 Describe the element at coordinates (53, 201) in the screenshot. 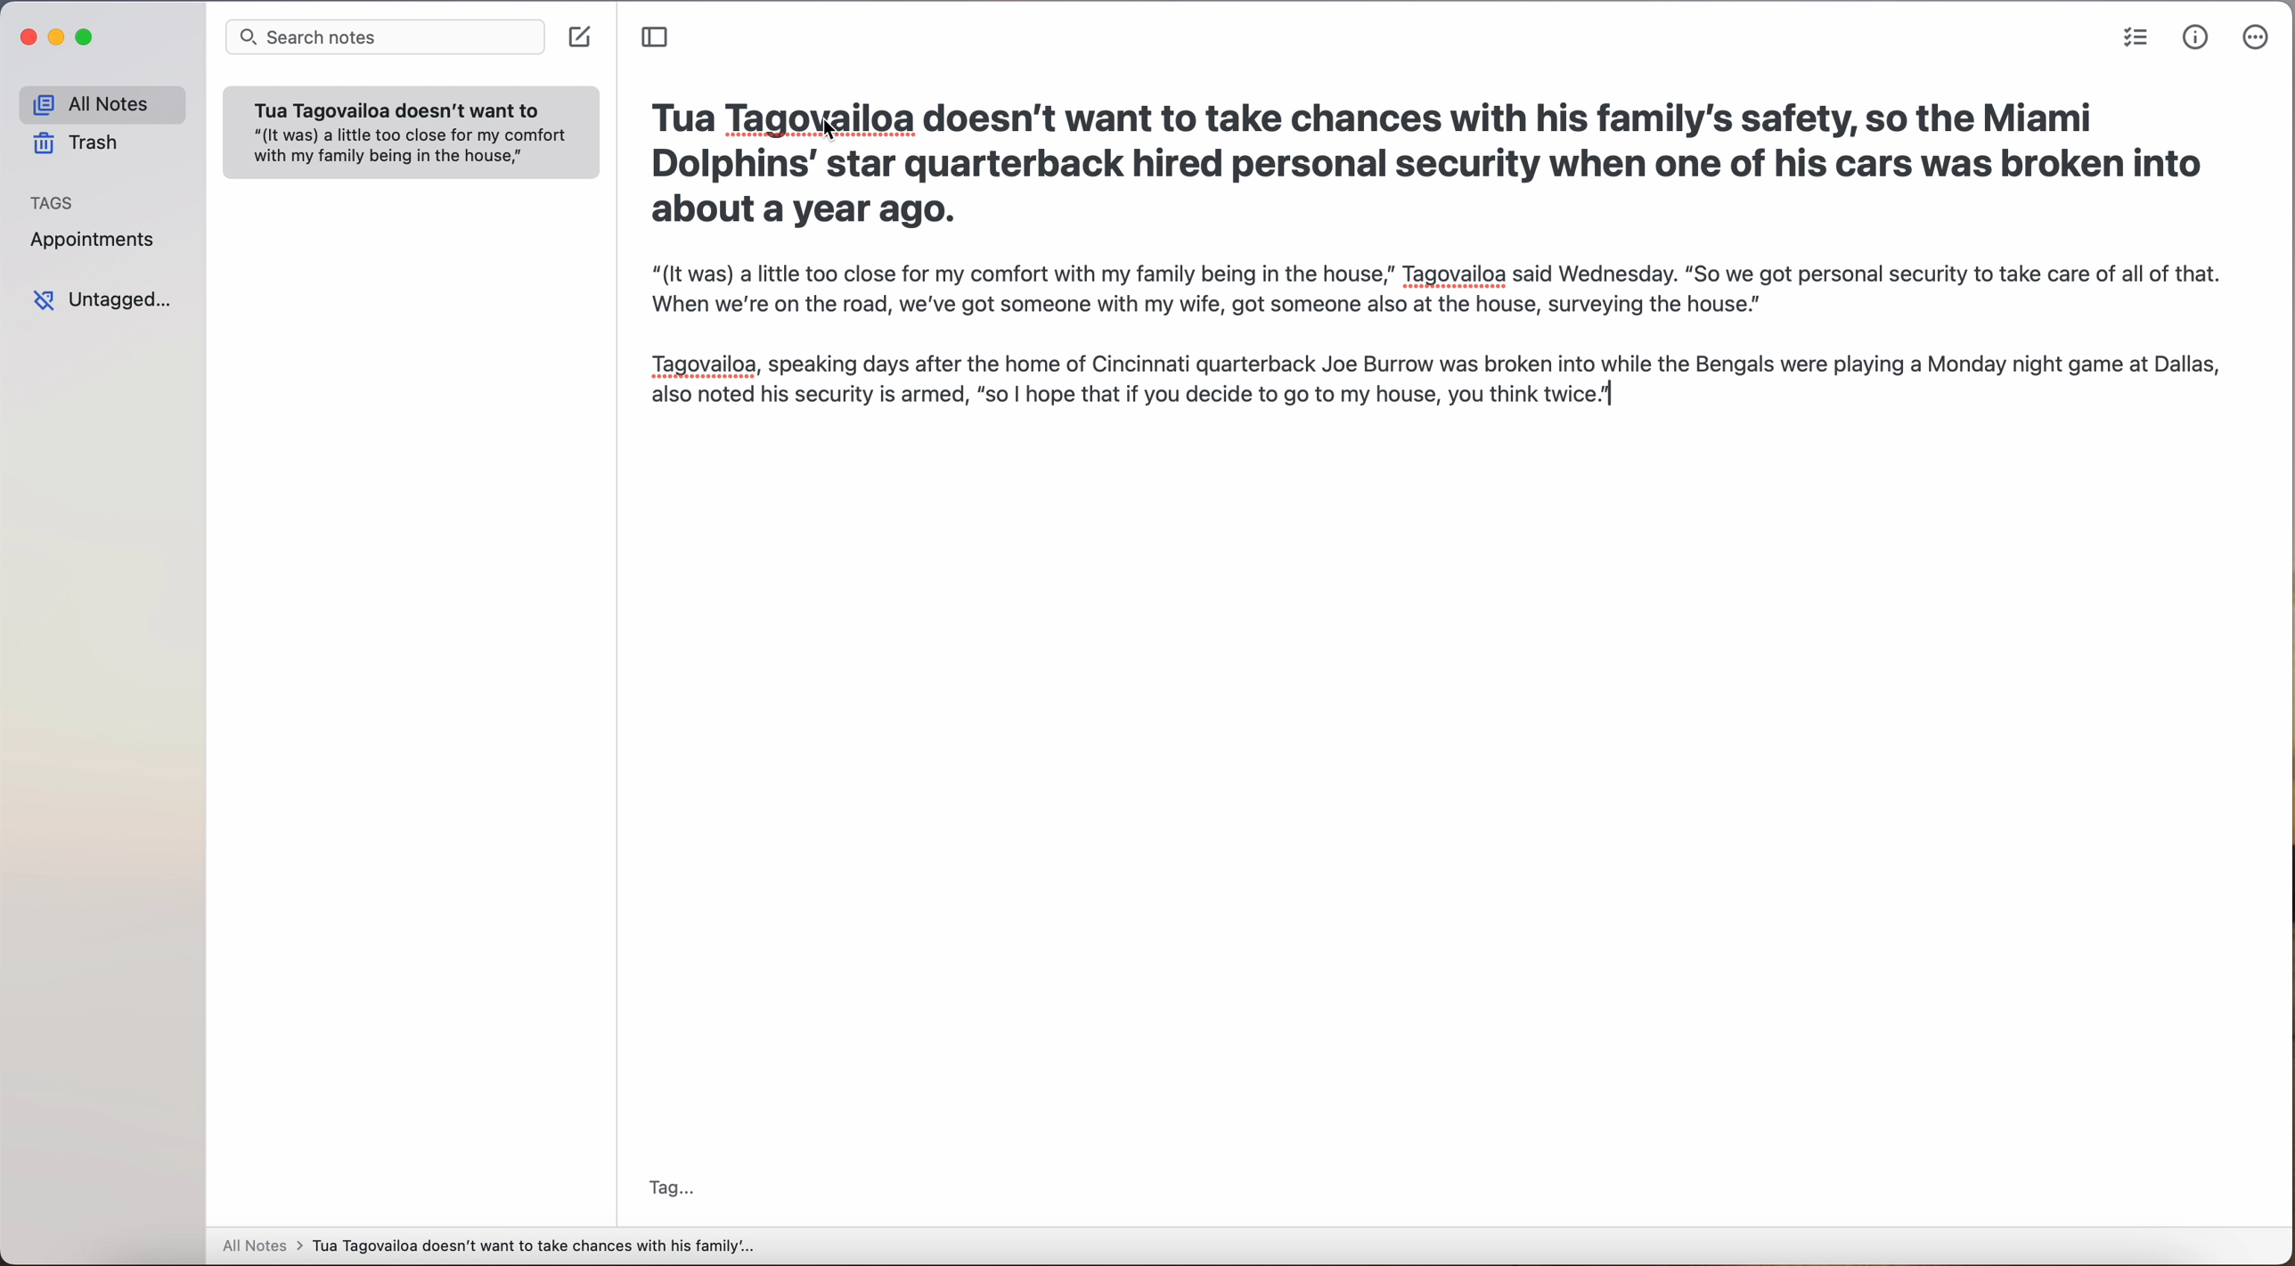

I see `tags` at that location.